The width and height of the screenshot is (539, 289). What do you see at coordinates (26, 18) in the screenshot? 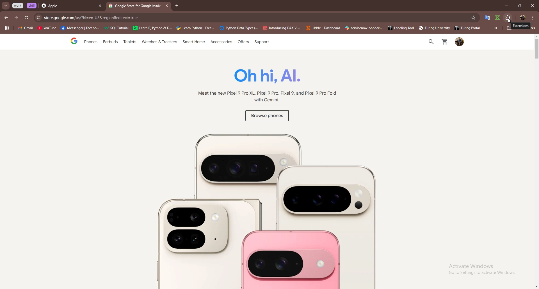
I see `refresh` at bounding box center [26, 18].